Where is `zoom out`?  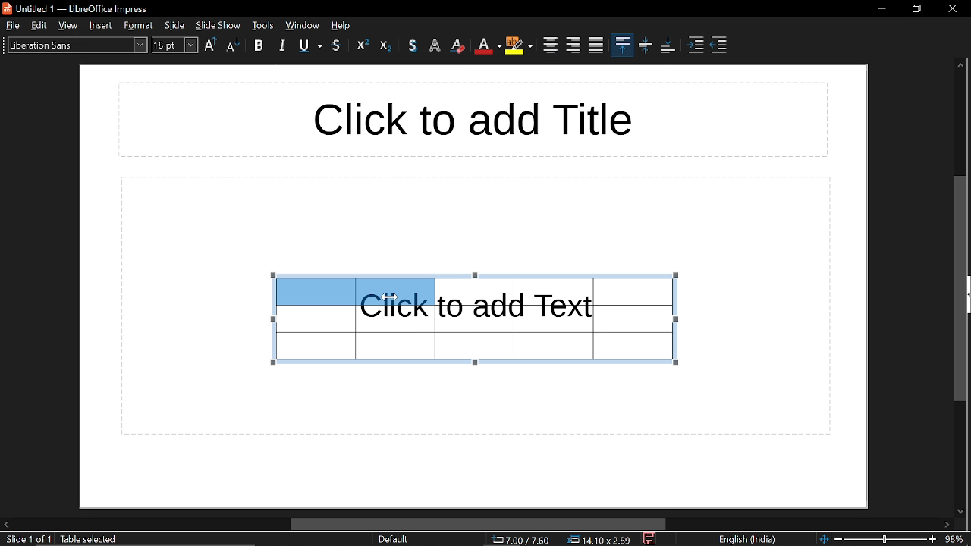
zoom out is located at coordinates (838, 538).